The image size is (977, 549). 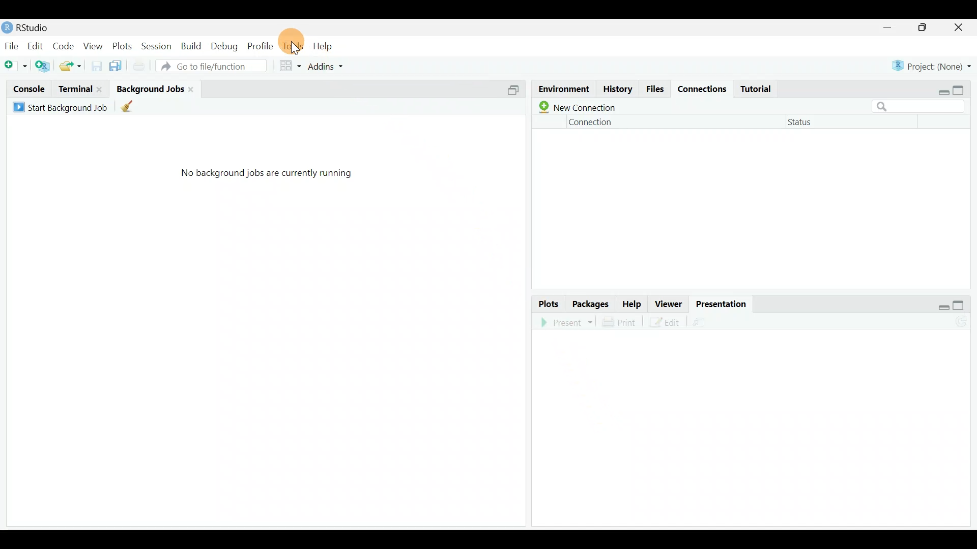 What do you see at coordinates (12, 46) in the screenshot?
I see `File` at bounding box center [12, 46].